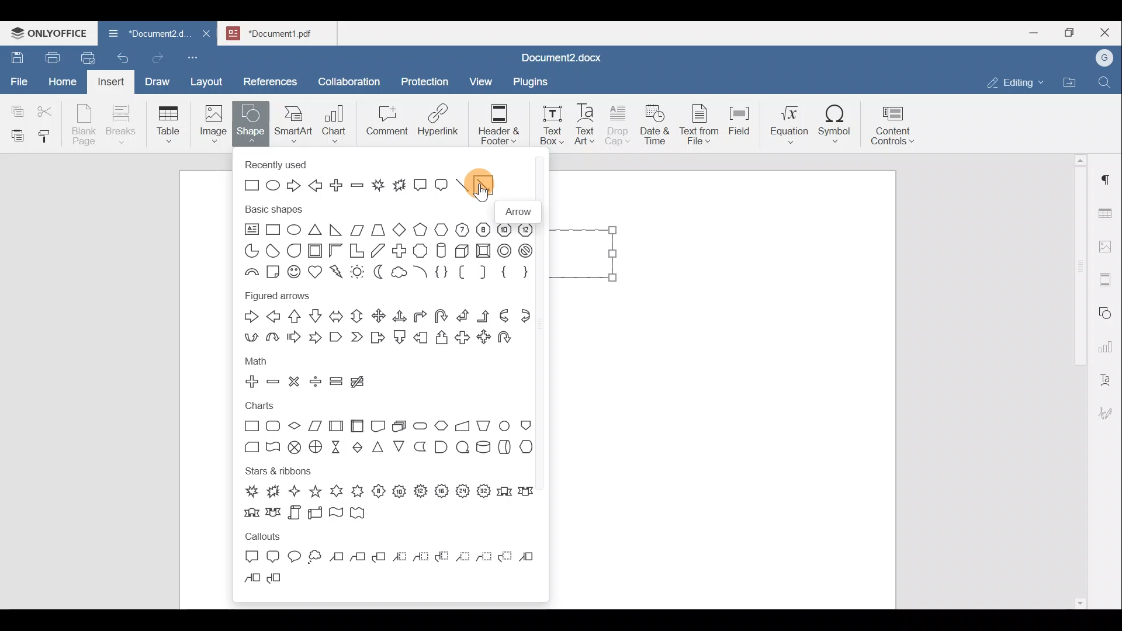  Describe the element at coordinates (49, 133) in the screenshot. I see `Copy style` at that location.